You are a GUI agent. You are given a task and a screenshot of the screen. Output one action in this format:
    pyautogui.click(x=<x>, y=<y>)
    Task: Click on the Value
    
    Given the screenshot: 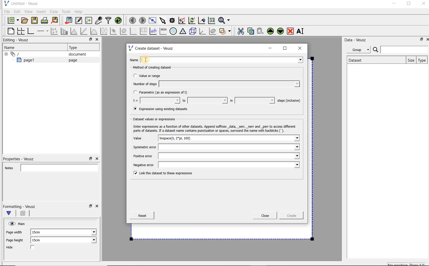 What is the action you would take?
    pyautogui.click(x=143, y=138)
    